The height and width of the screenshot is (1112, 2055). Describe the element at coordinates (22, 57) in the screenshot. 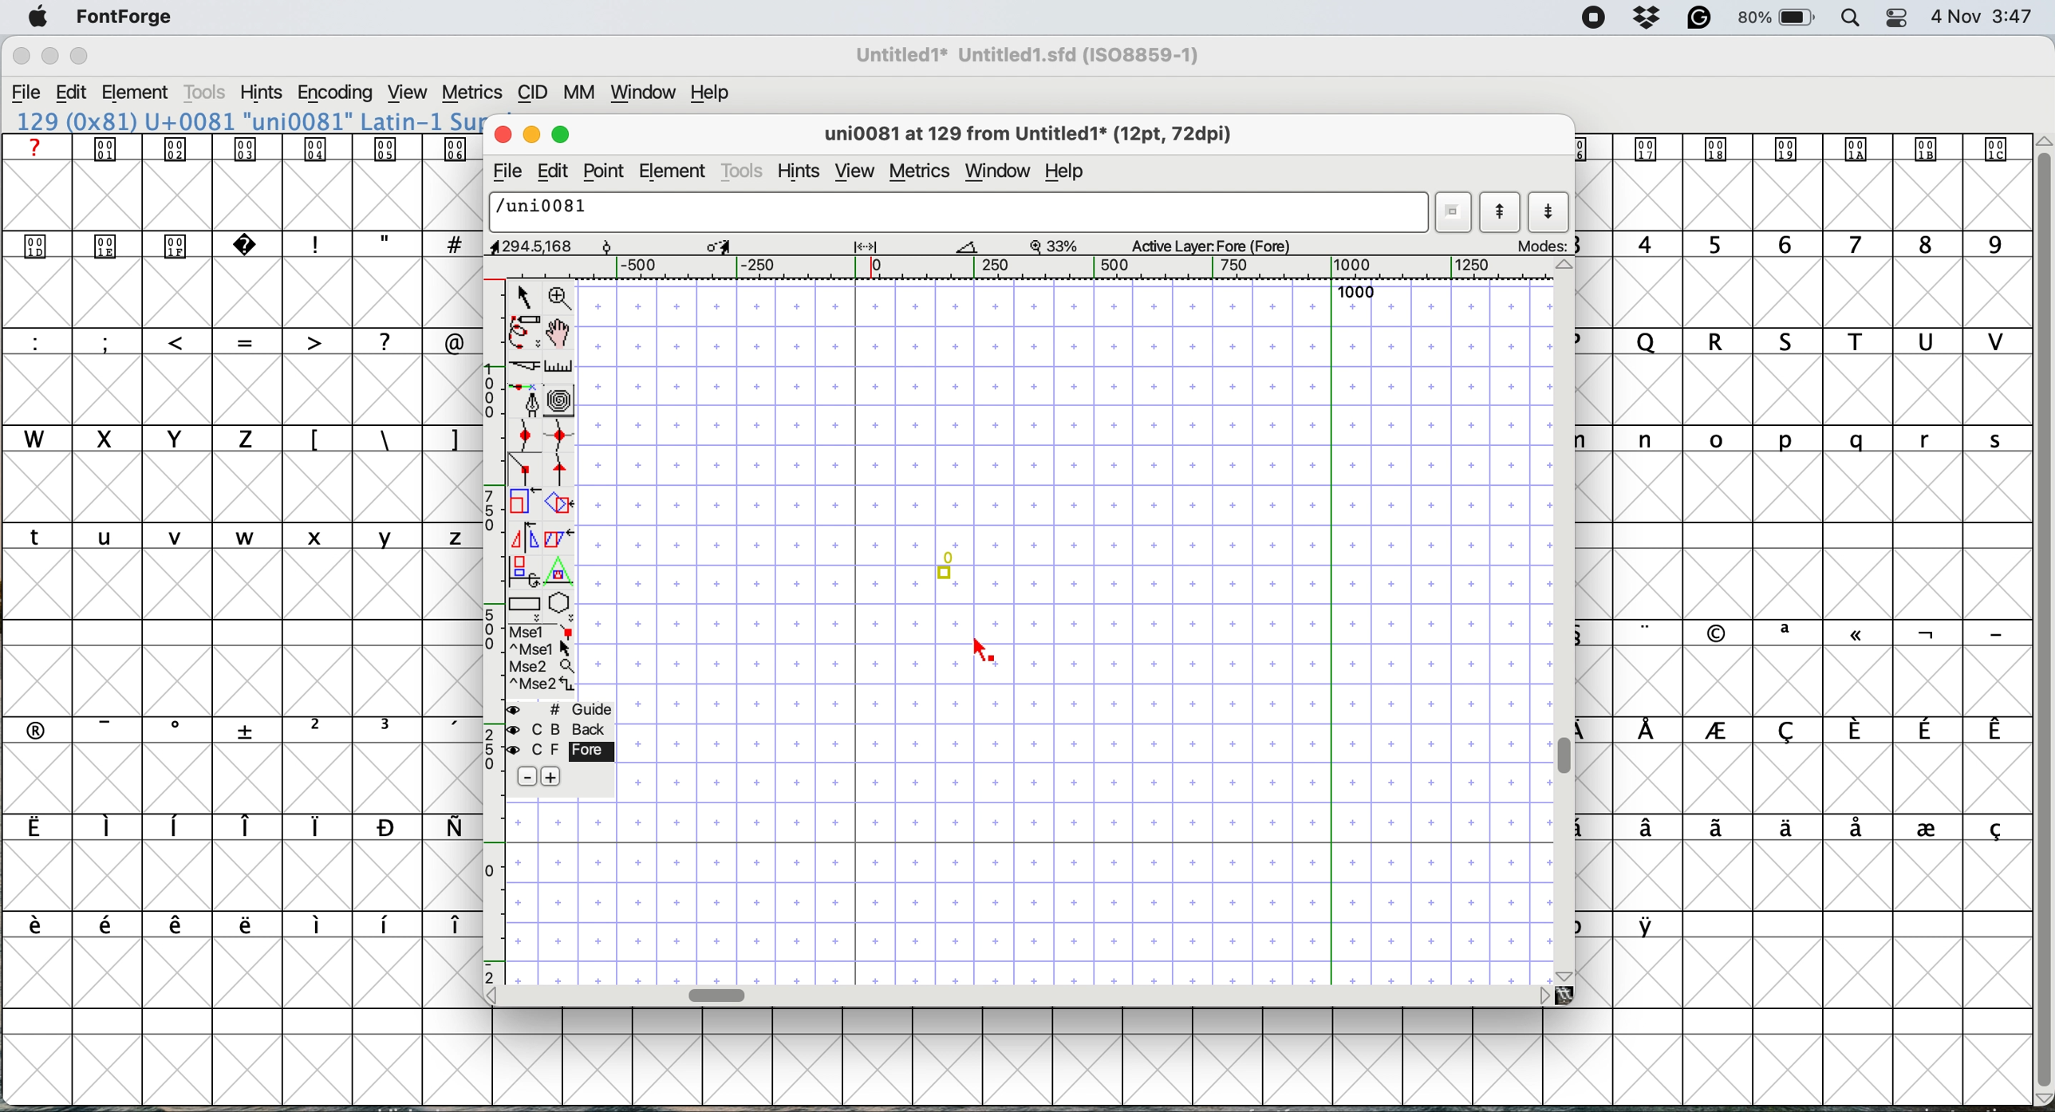

I see `Close` at that location.